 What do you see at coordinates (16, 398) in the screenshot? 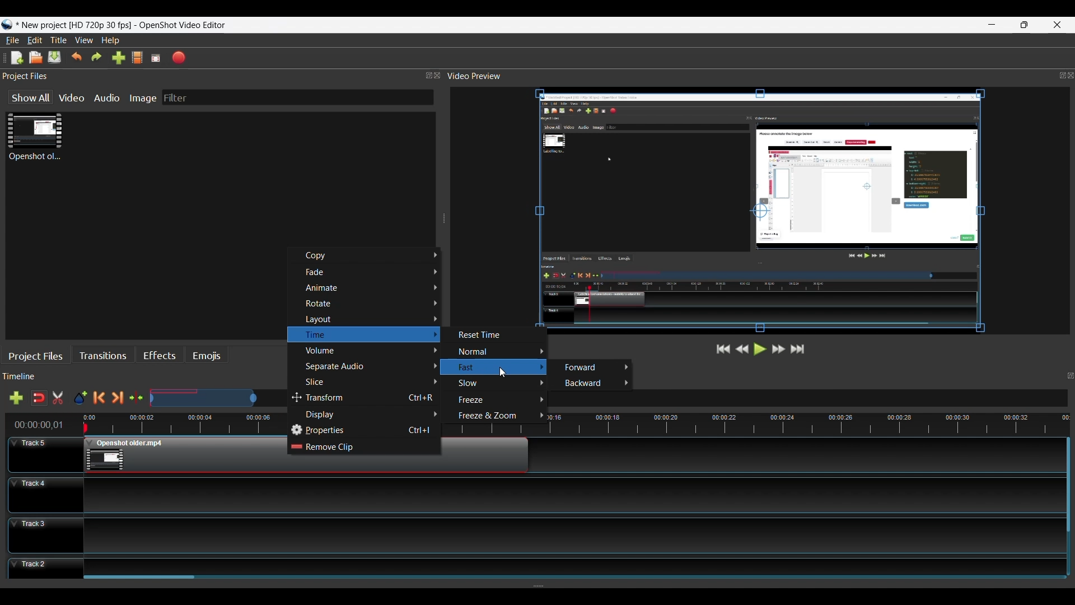
I see `Add Track` at bounding box center [16, 398].